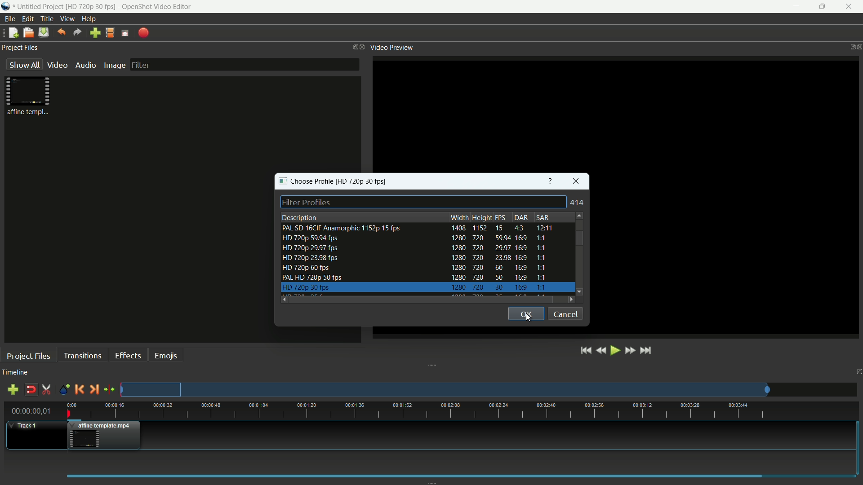 The height and width of the screenshot is (485, 863). What do you see at coordinates (501, 218) in the screenshot?
I see `fps` at bounding box center [501, 218].